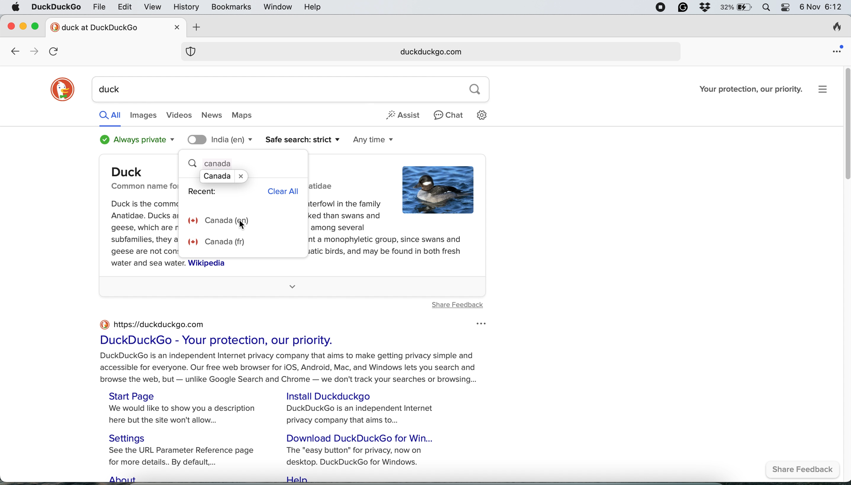  What do you see at coordinates (314, 7) in the screenshot?
I see `help` at bounding box center [314, 7].